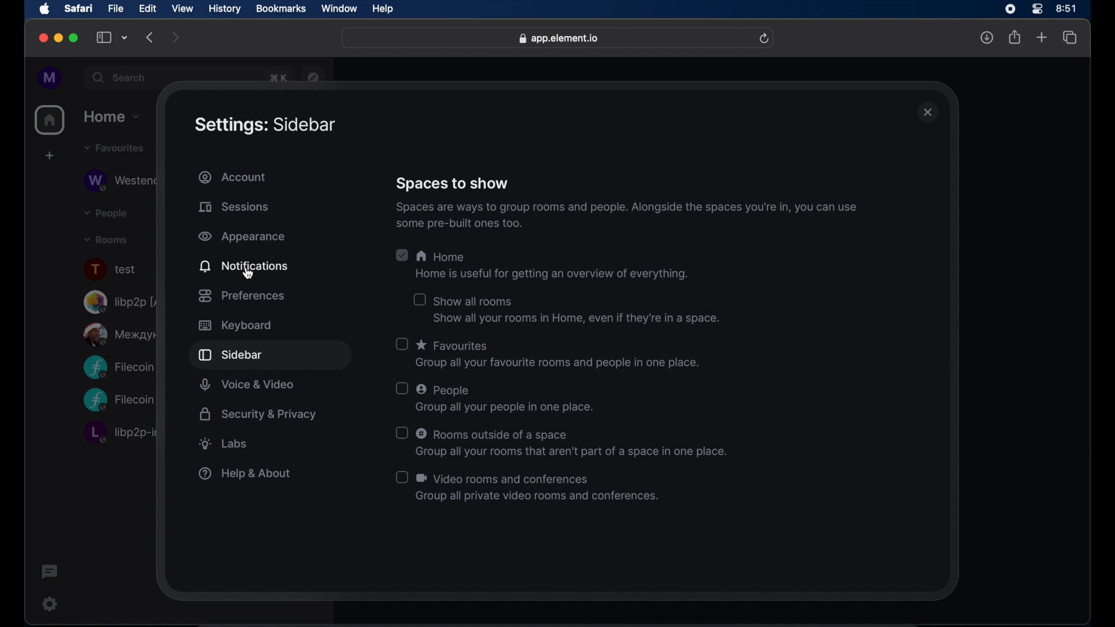 The image size is (1115, 627). I want to click on preferences, so click(242, 296).